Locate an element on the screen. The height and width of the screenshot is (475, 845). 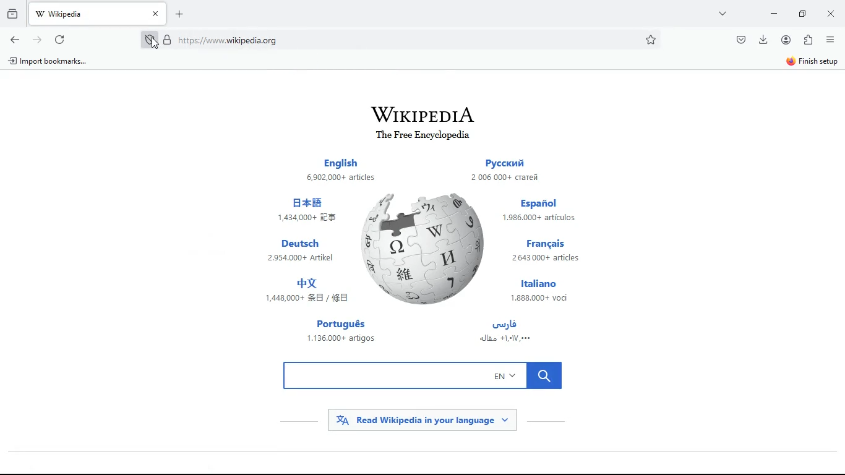
pocket is located at coordinates (740, 40).